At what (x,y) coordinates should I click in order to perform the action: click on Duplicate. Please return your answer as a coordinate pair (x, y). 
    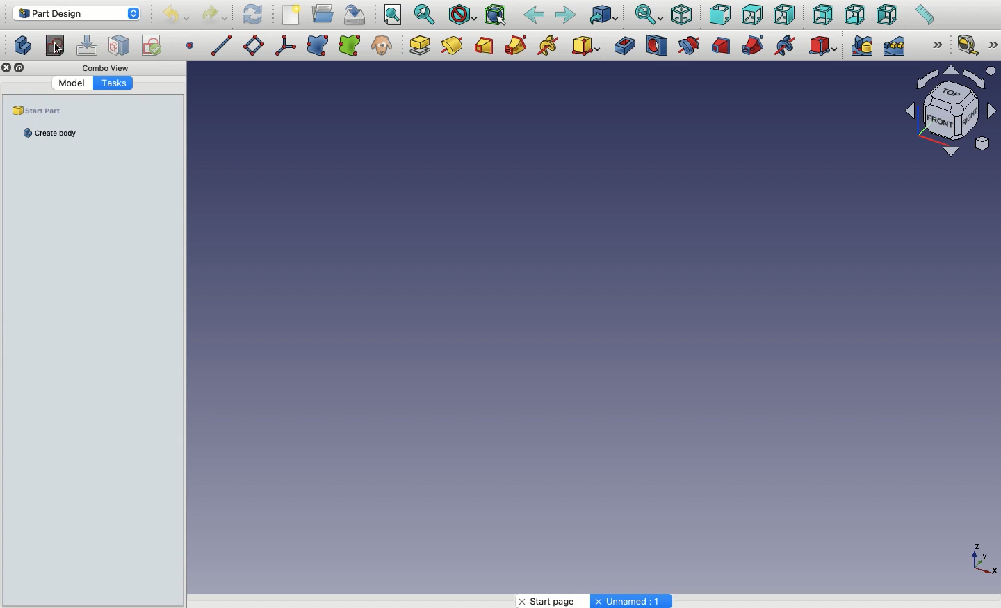
    Looking at the image, I should click on (22, 70).